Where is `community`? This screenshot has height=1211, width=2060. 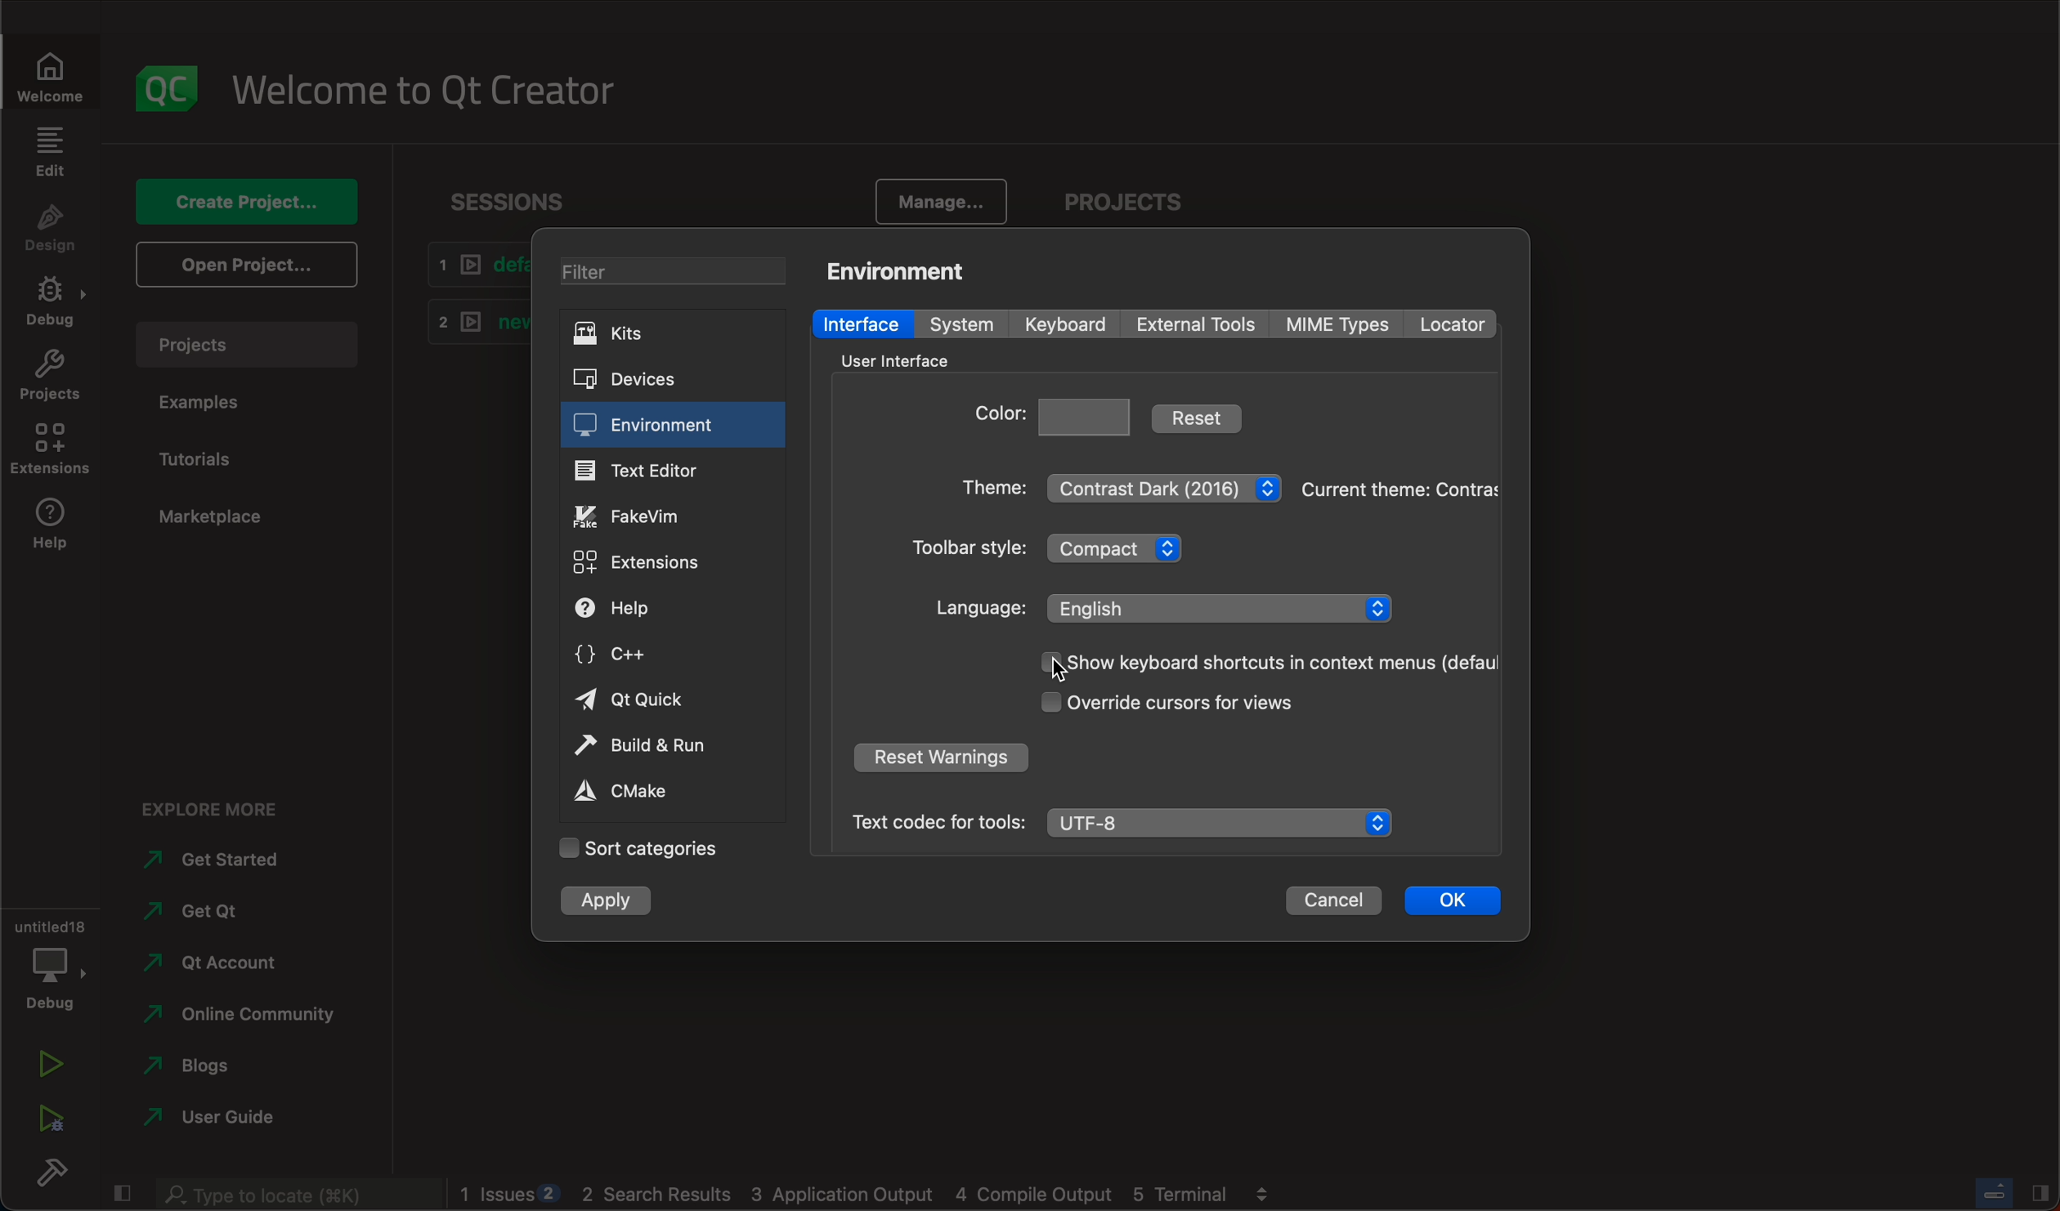
community is located at coordinates (239, 1016).